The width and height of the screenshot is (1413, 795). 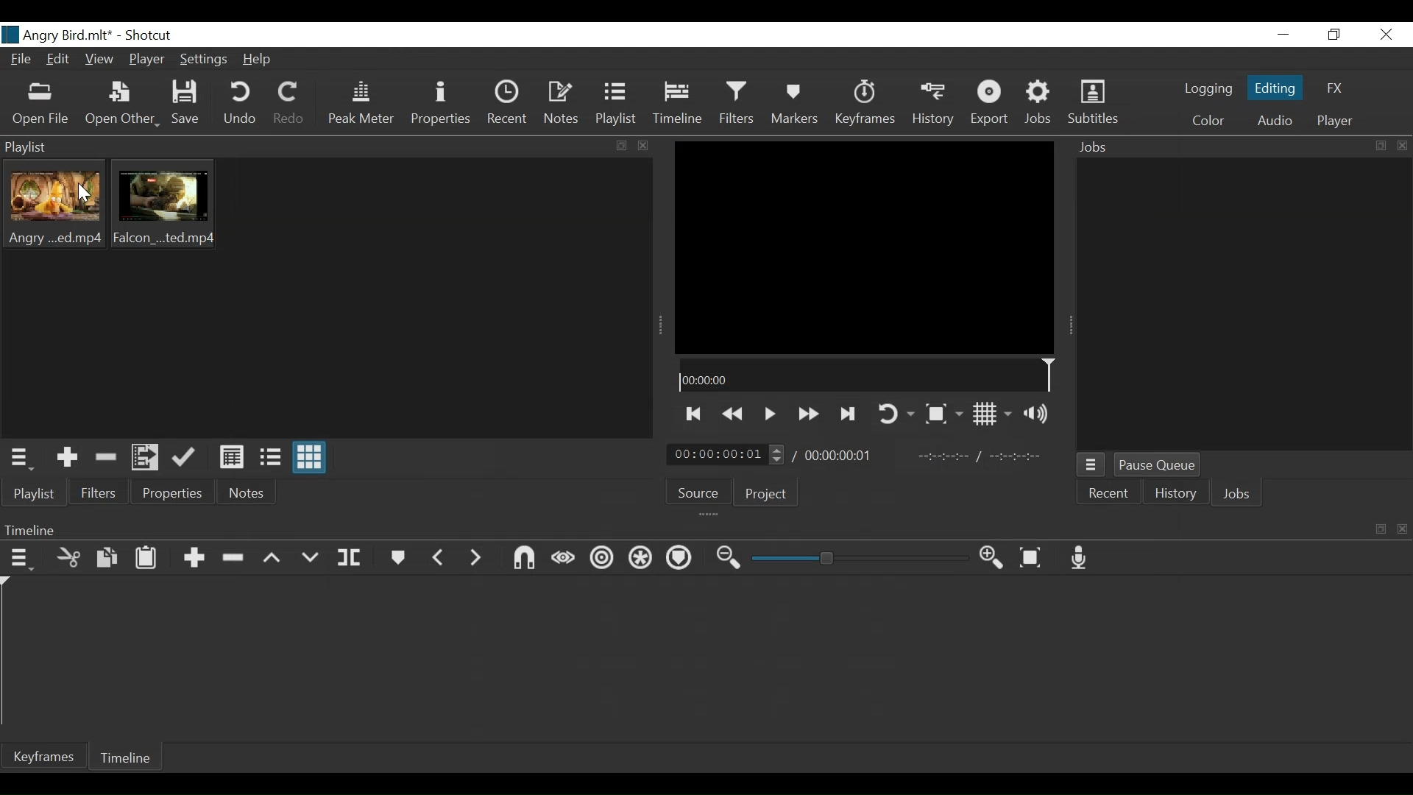 I want to click on Clip, so click(x=54, y=205).